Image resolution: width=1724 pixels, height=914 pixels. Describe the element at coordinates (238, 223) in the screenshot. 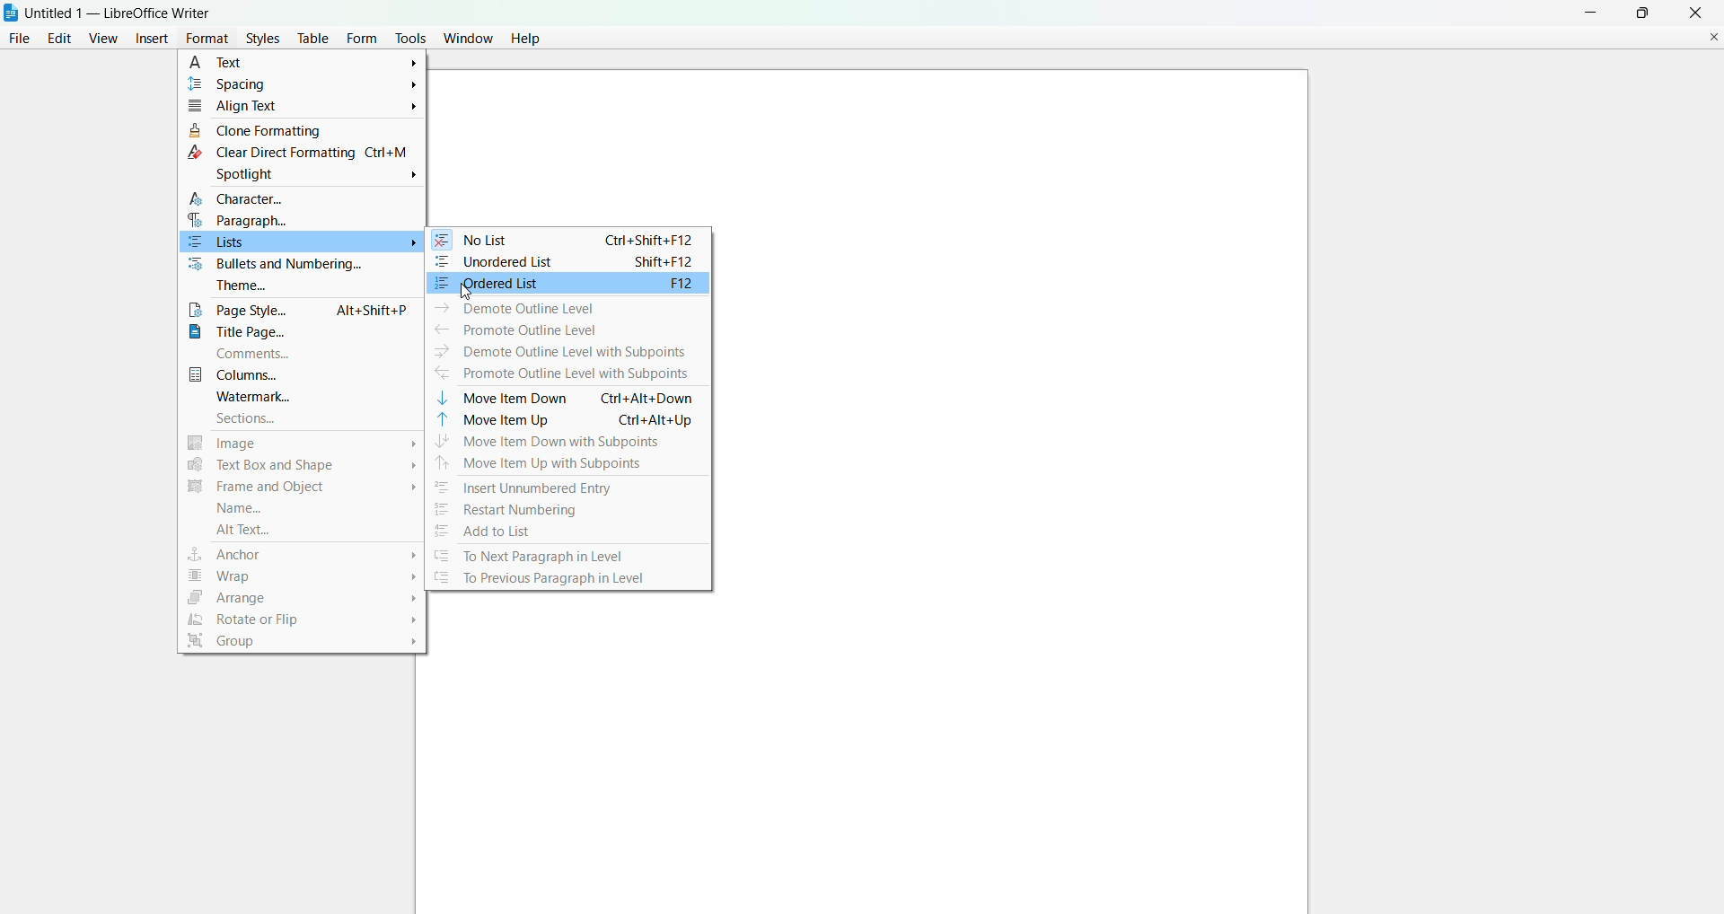

I see `paragraph` at that location.